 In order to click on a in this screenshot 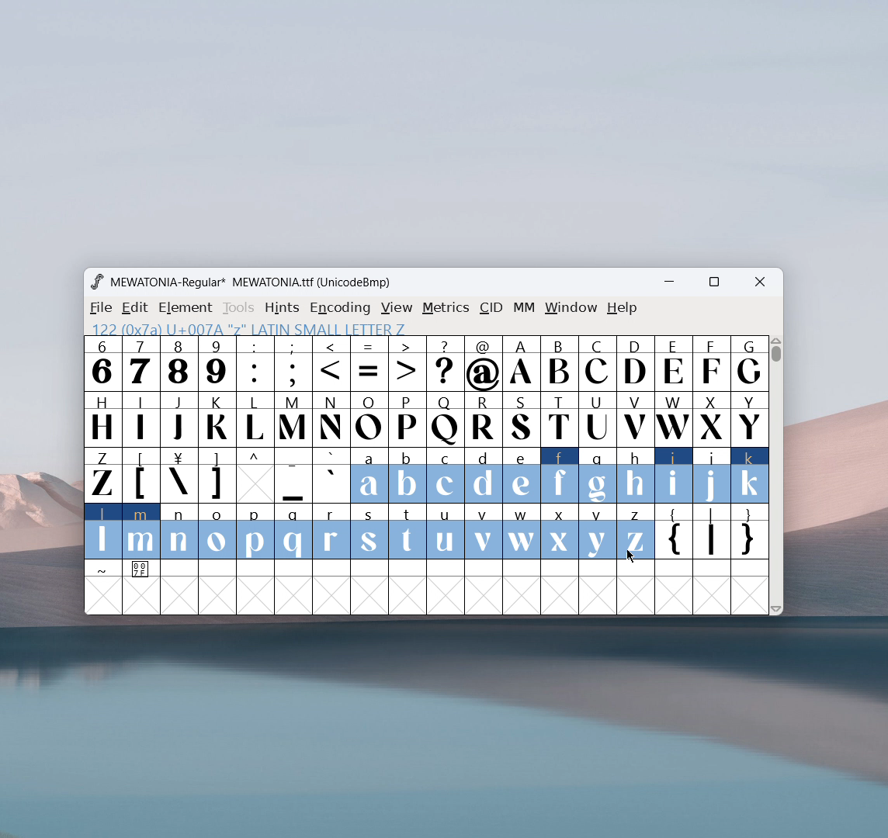, I will do `click(369, 476)`.